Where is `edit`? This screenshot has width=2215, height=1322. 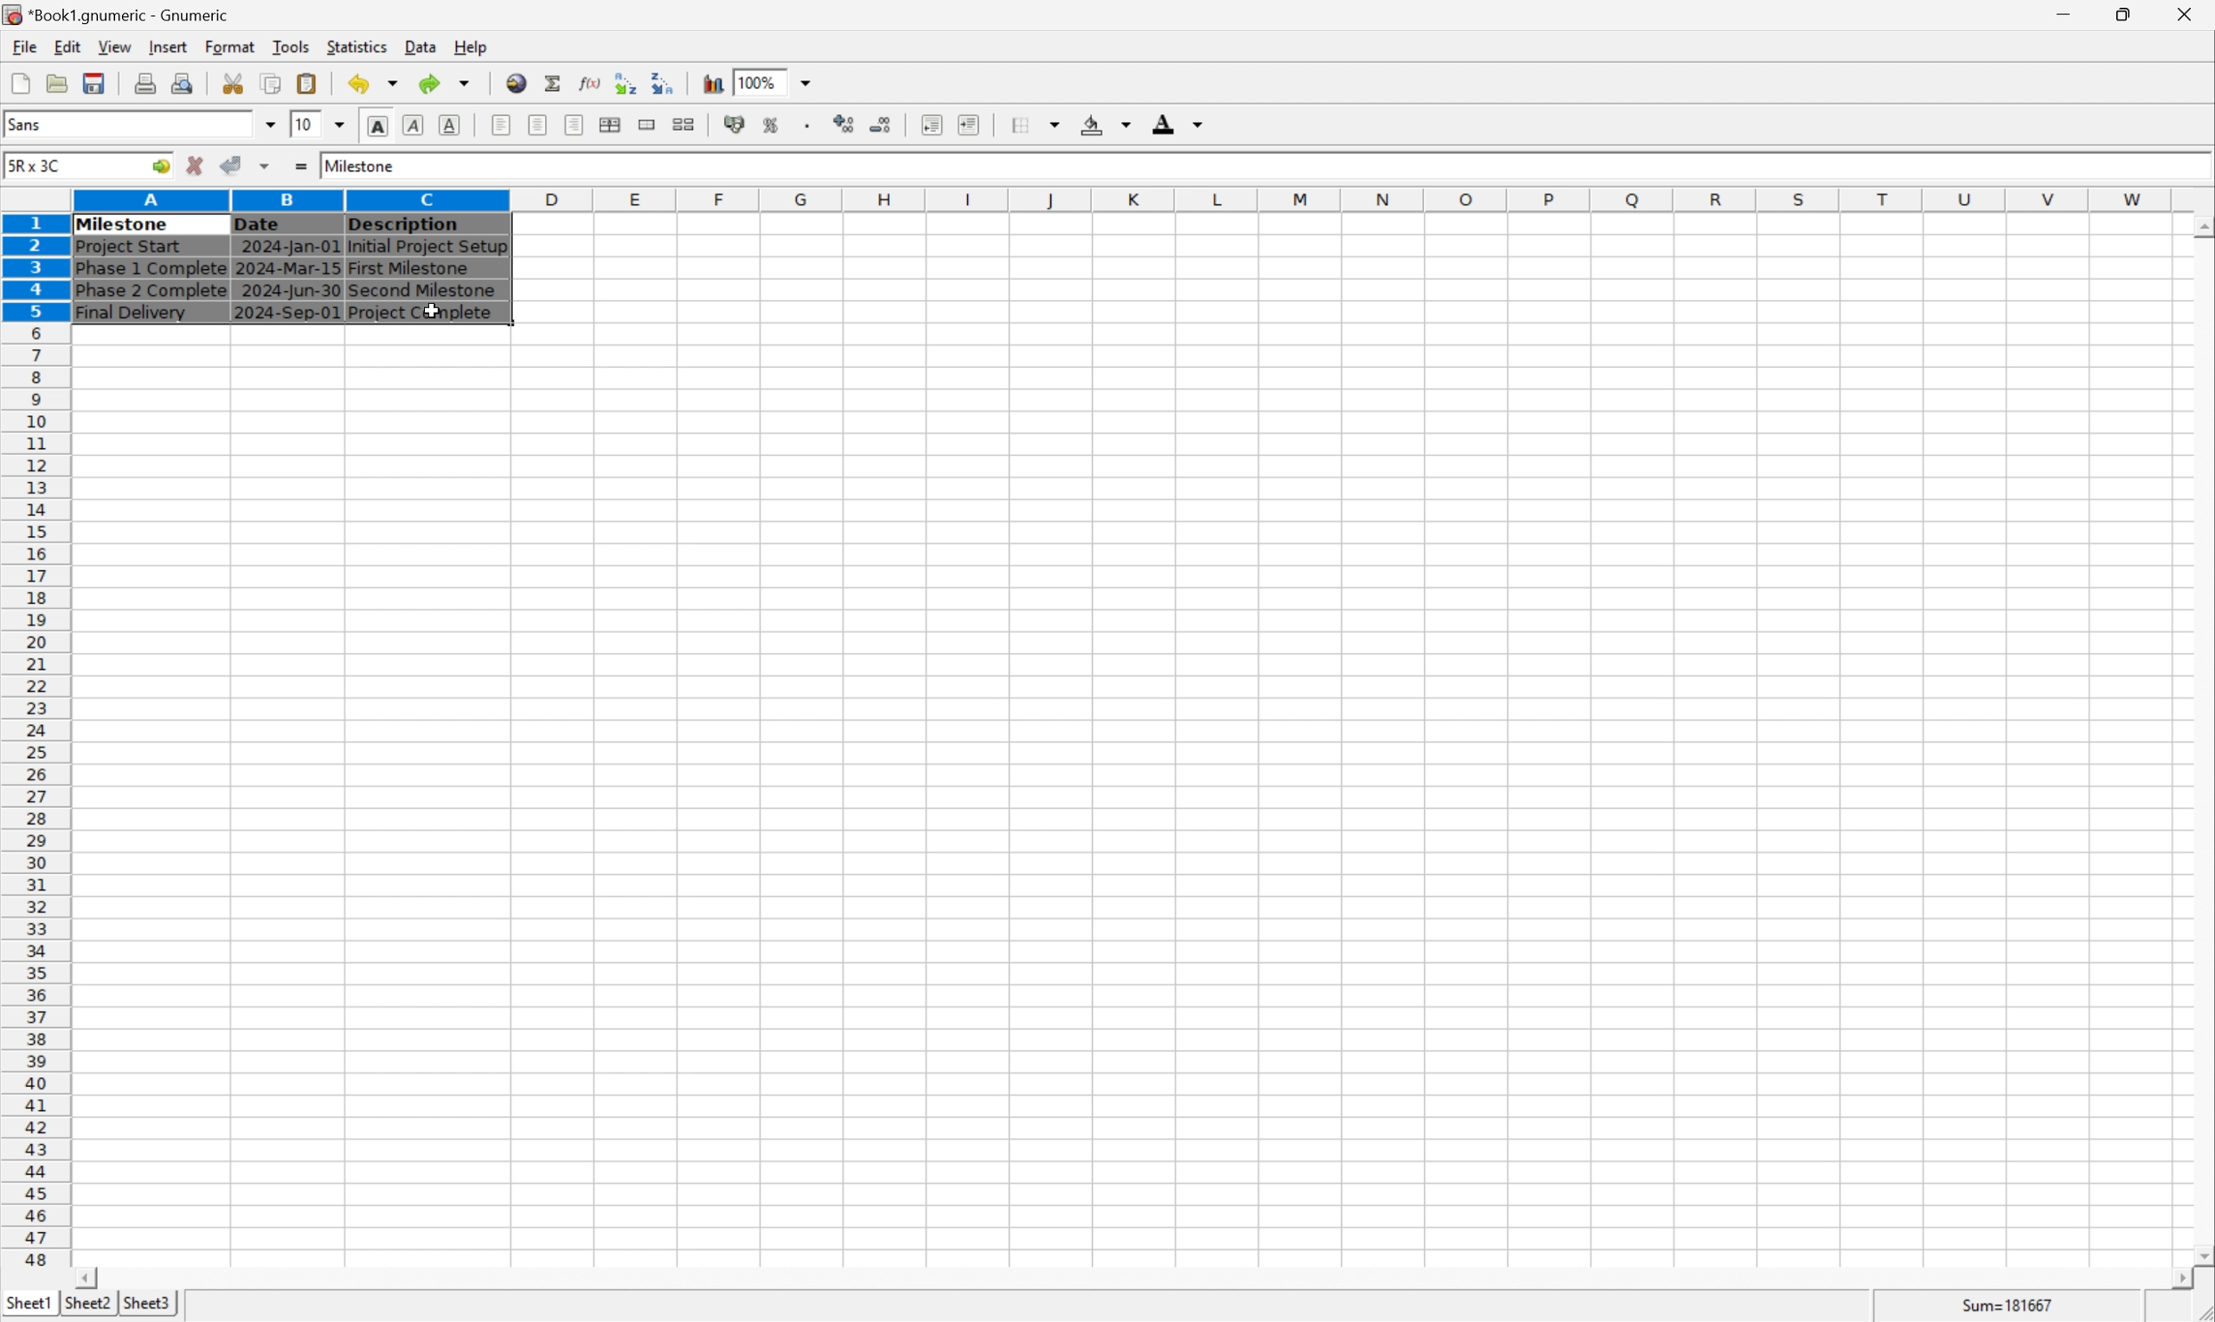 edit is located at coordinates (69, 46).